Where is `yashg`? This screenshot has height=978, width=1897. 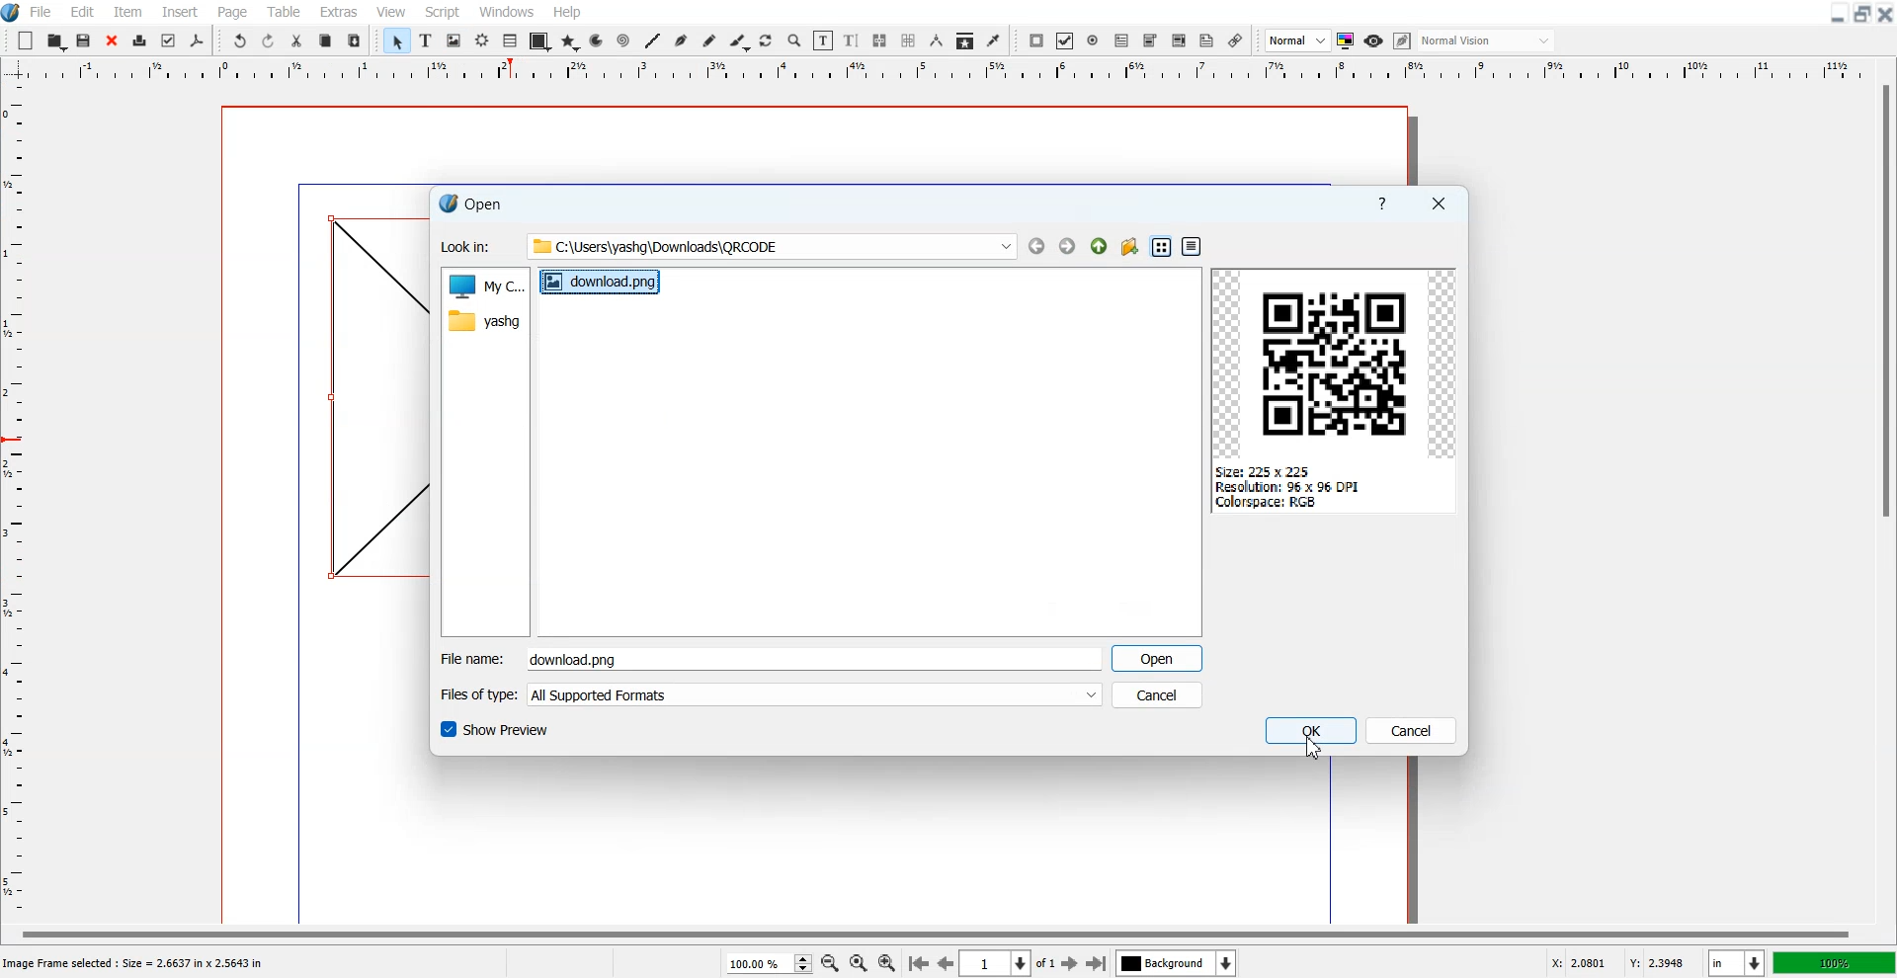
yashg is located at coordinates (484, 319).